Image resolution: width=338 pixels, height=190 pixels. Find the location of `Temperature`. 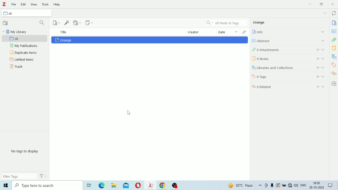

Temperature is located at coordinates (241, 186).